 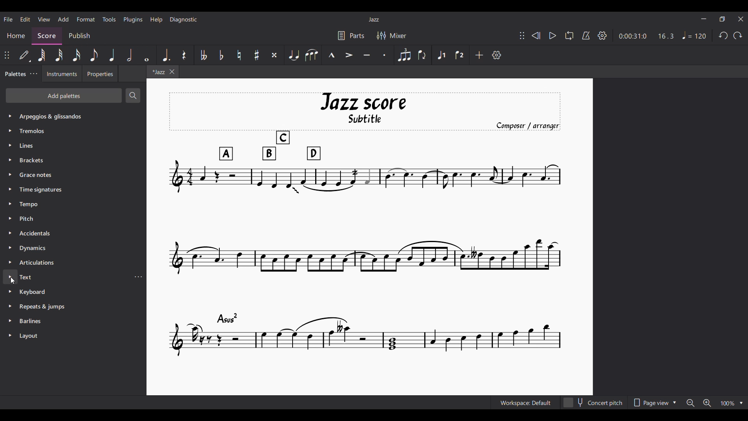 I want to click on Help menu, so click(x=156, y=20).